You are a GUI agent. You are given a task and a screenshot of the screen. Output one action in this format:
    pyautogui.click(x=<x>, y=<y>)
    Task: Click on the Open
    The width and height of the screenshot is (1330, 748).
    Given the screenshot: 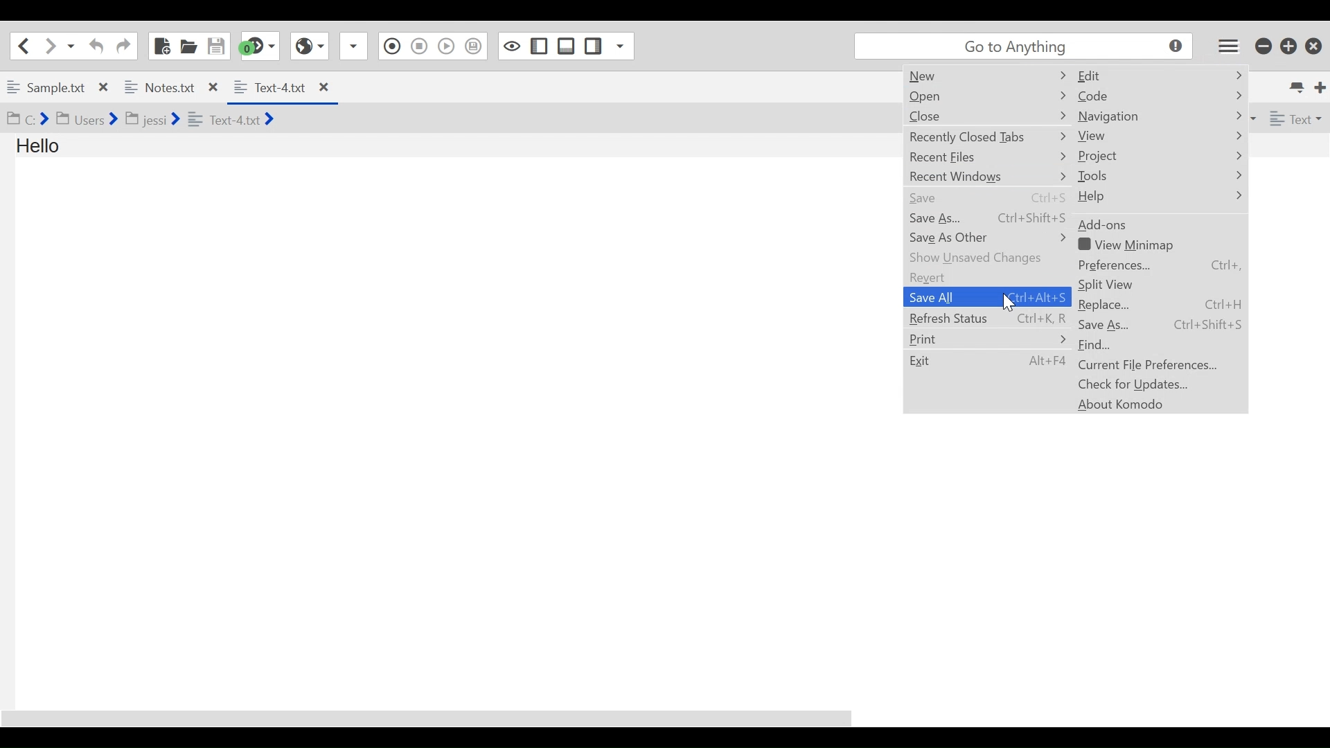 What is the action you would take?
    pyautogui.click(x=988, y=96)
    